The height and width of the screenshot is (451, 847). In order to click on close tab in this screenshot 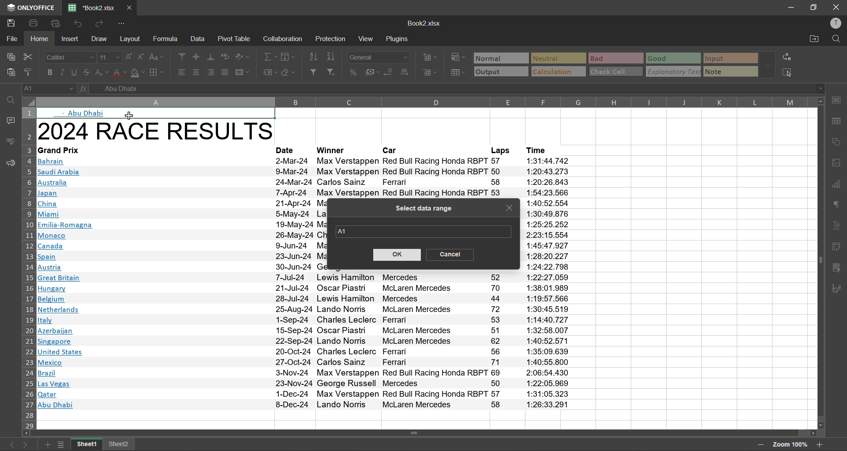, I will do `click(131, 7)`.